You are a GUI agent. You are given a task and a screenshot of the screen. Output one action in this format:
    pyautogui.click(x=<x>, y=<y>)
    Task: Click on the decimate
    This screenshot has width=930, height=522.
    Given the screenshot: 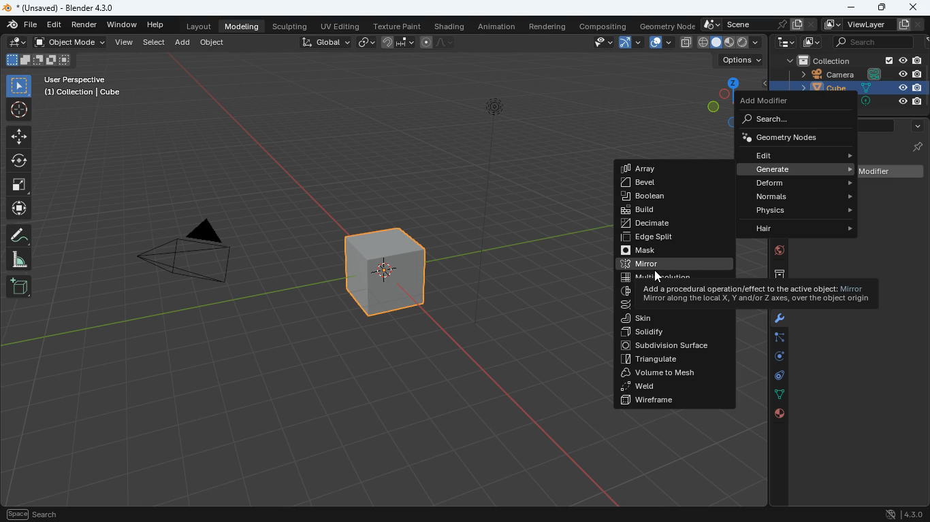 What is the action you would take?
    pyautogui.click(x=668, y=224)
    